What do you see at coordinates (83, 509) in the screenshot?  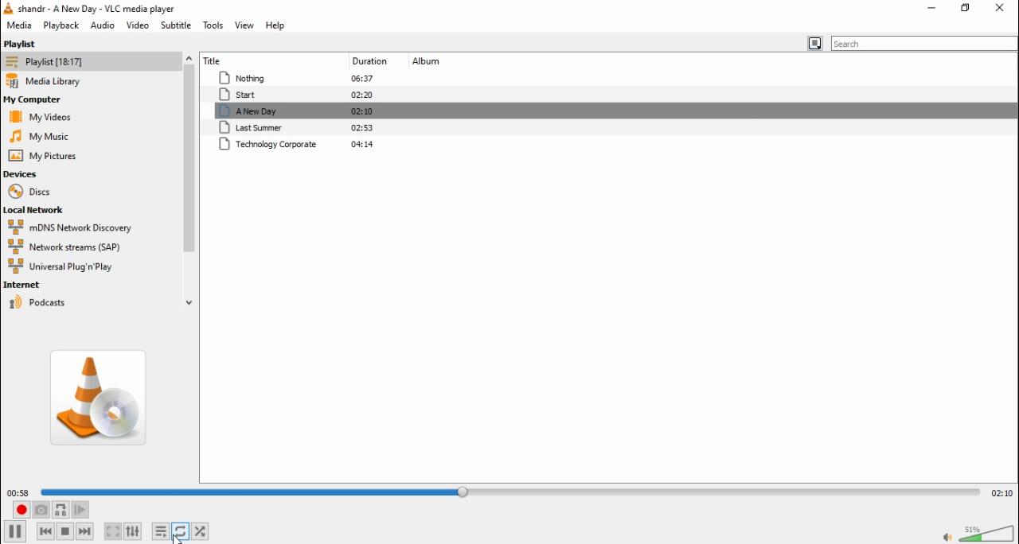 I see `frame by frame` at bounding box center [83, 509].